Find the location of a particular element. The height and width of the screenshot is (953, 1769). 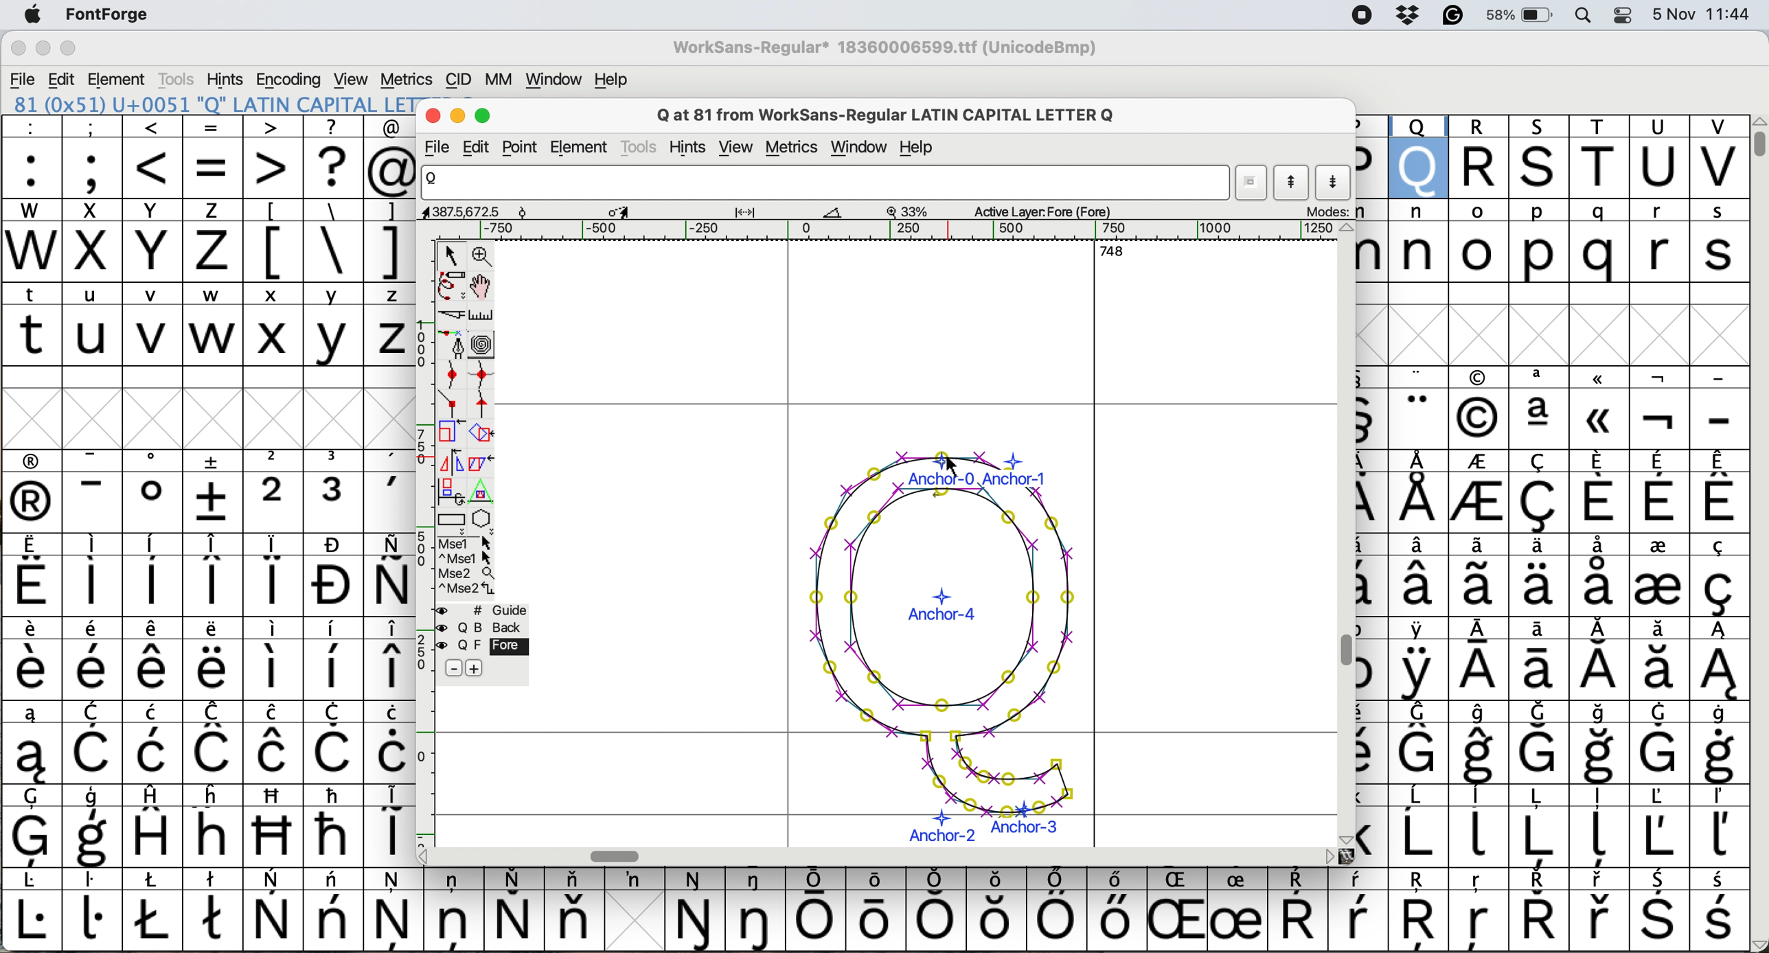

star or polygon is located at coordinates (483, 520).